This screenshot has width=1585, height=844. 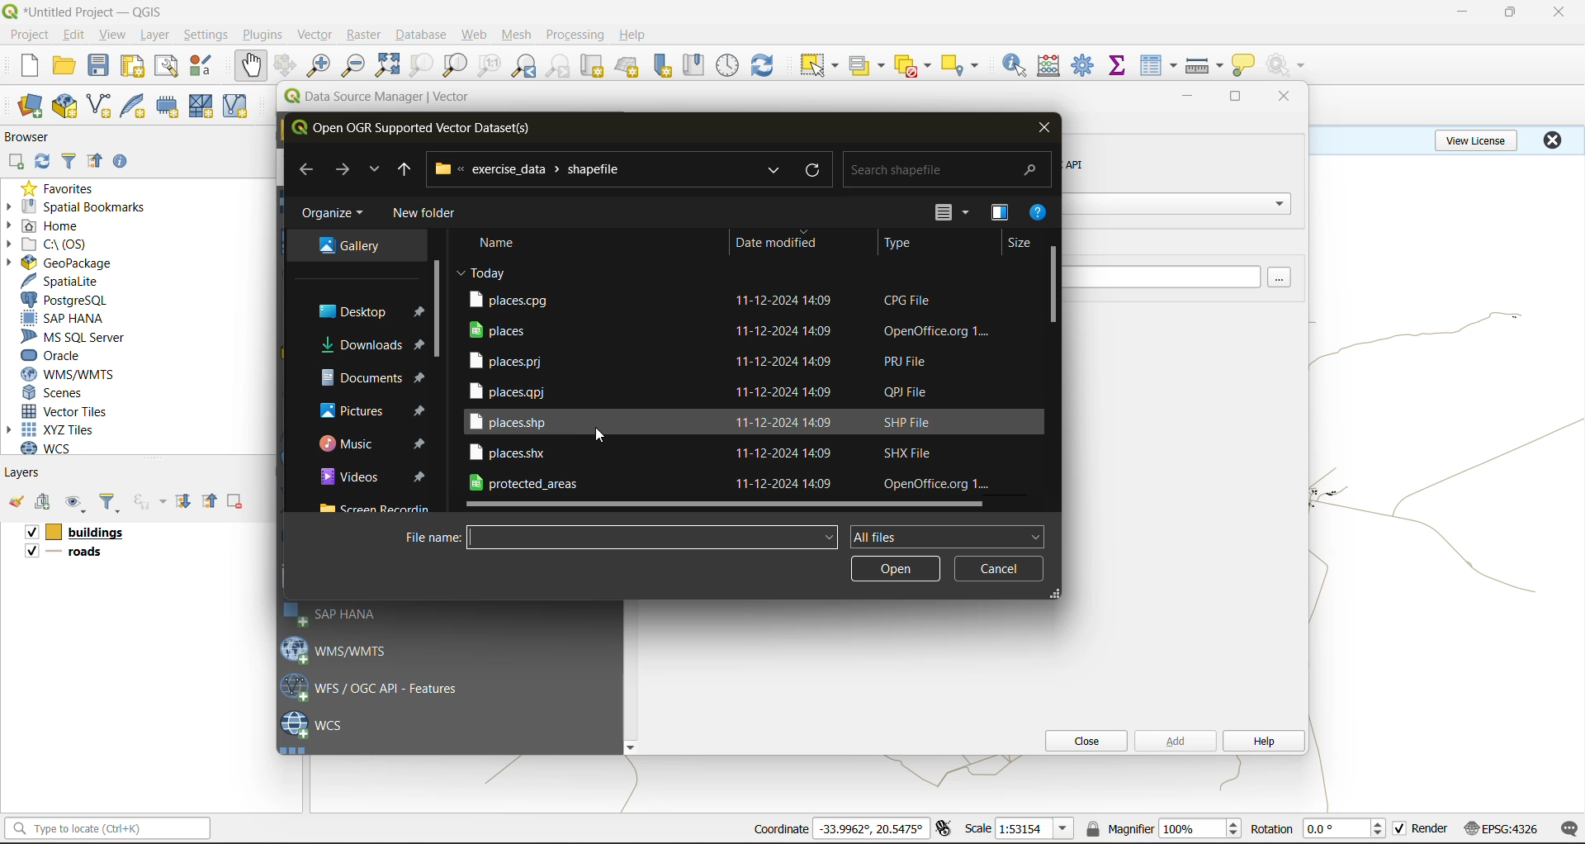 I want to click on close, so click(x=1552, y=140).